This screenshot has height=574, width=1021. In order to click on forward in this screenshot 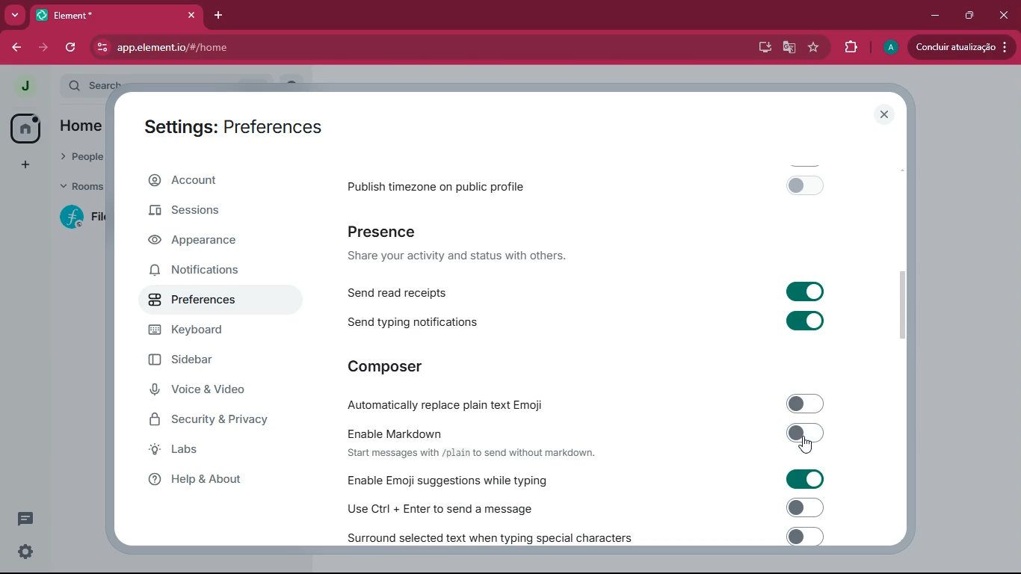, I will do `click(41, 48)`.